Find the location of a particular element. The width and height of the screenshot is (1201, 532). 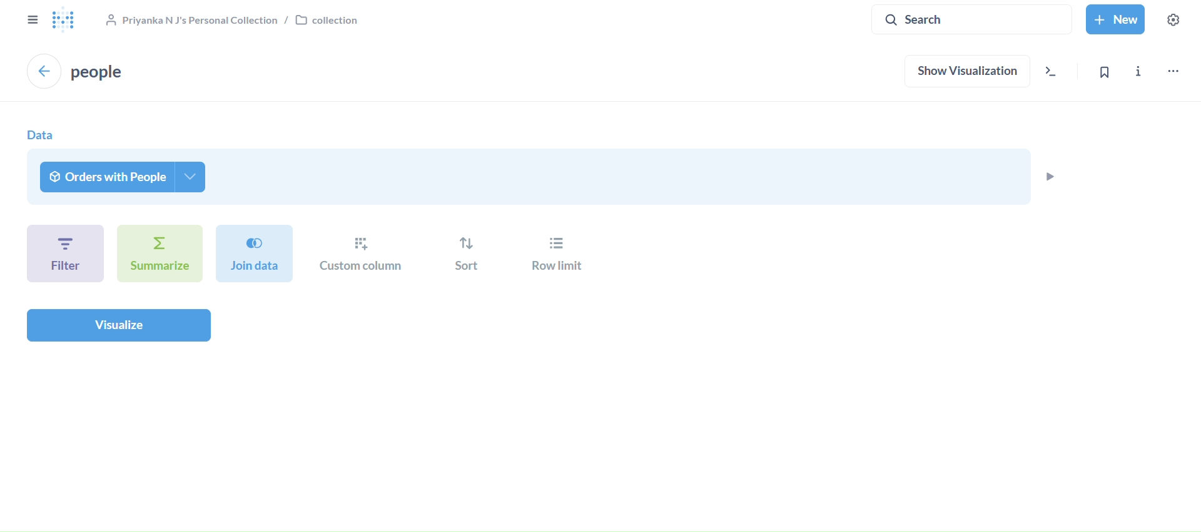

visualize is located at coordinates (118, 325).